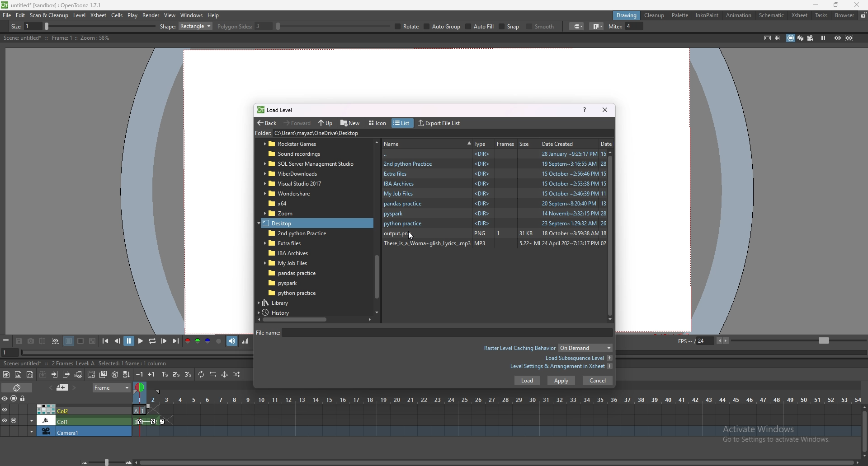 The width and height of the screenshot is (868, 466). Describe the element at coordinates (699, 27) in the screenshot. I see `smooth` at that location.